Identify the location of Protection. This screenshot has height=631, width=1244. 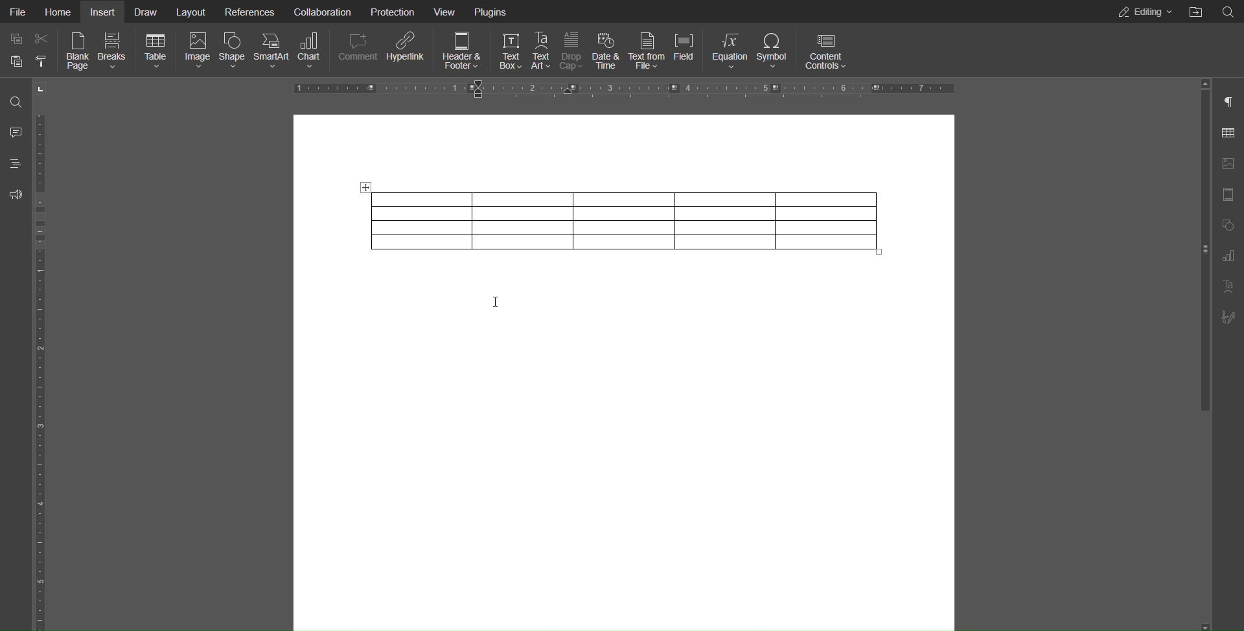
(387, 12).